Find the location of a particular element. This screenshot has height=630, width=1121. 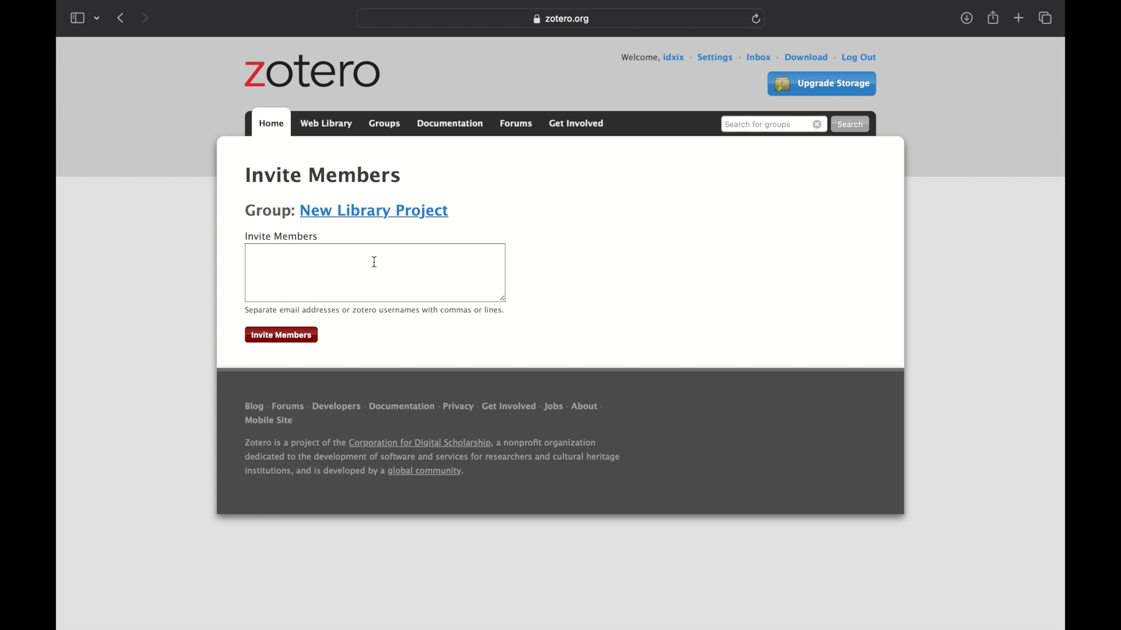

 is located at coordinates (375, 272).